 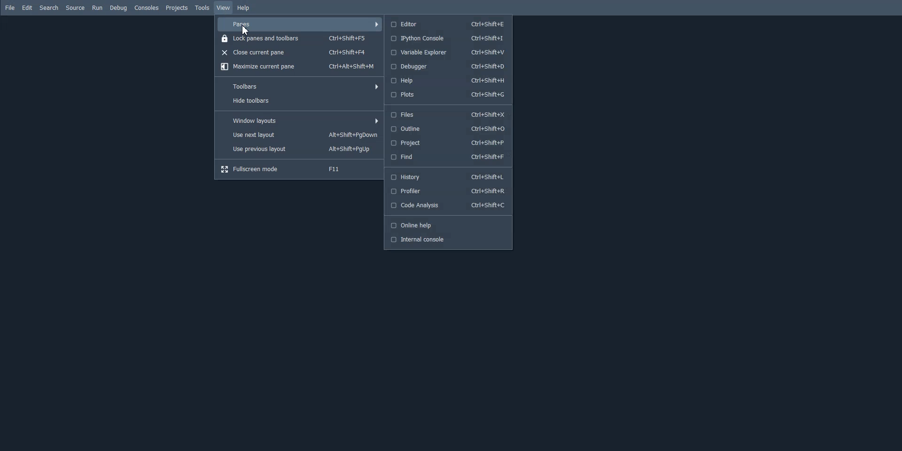 I want to click on Variable Explorer, so click(x=447, y=53).